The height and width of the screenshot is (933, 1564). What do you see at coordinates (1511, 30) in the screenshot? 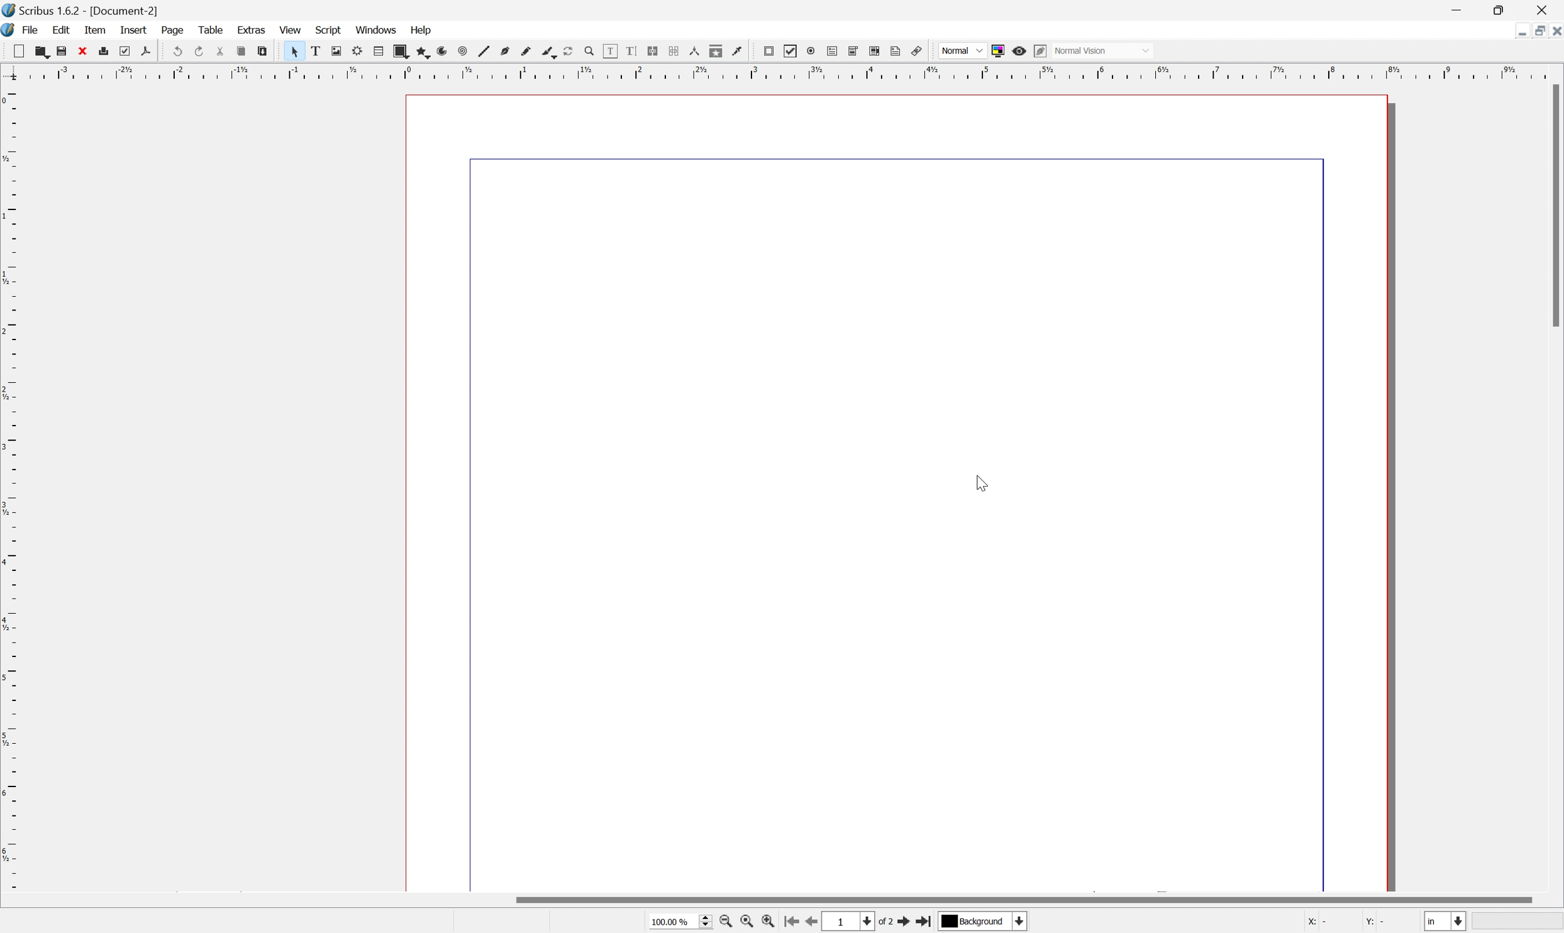
I see `Minimize` at bounding box center [1511, 30].